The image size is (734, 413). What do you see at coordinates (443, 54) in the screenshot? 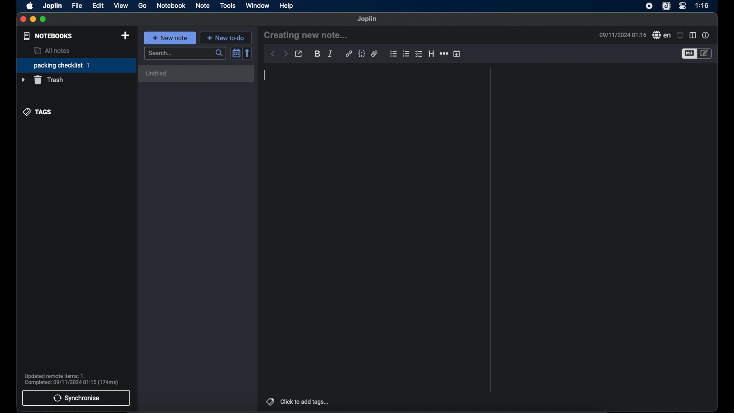
I see `horizontal rule` at bounding box center [443, 54].